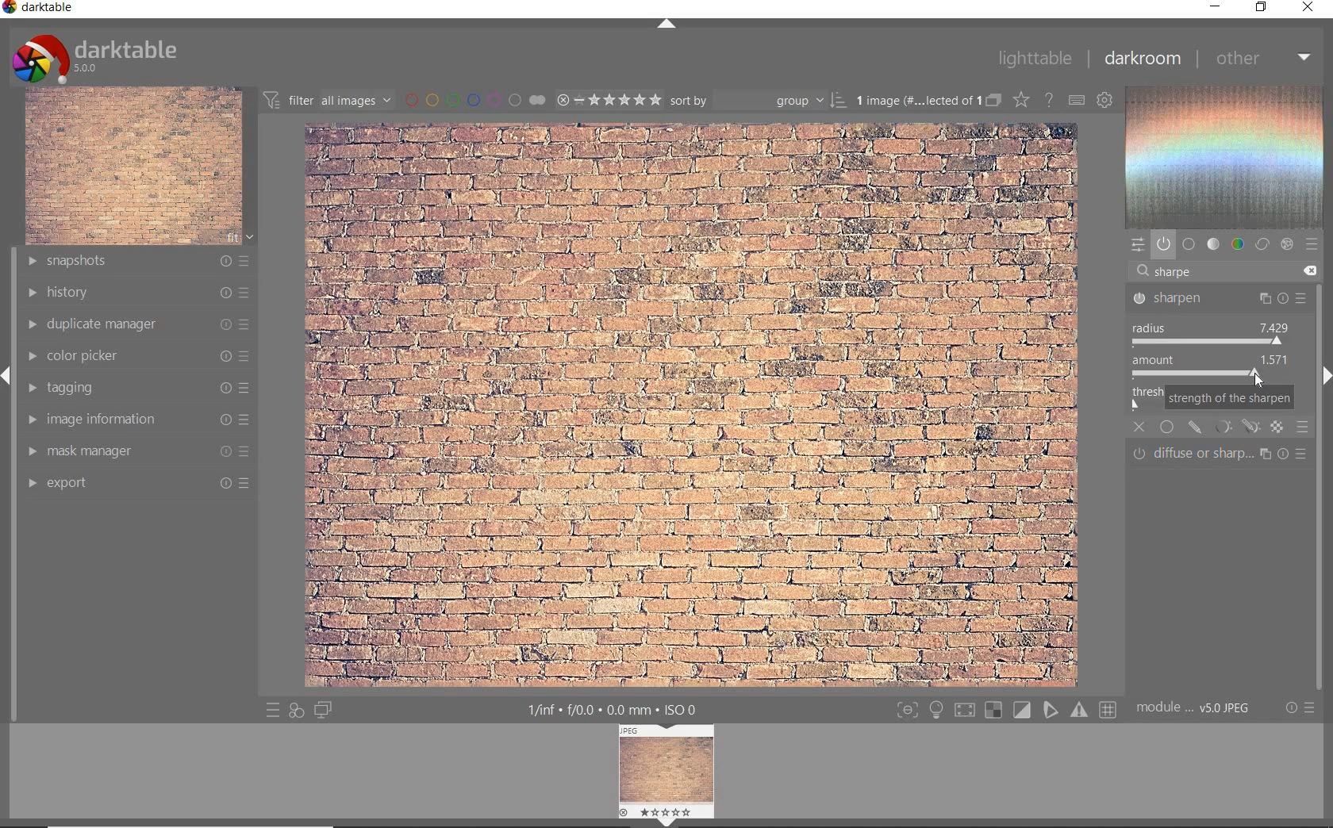 This screenshot has height=828, width=1333. Describe the element at coordinates (137, 419) in the screenshot. I see `image information` at that location.